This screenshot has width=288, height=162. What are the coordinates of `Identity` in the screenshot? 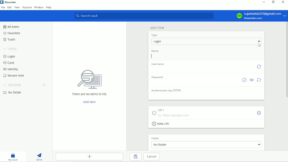 It's located at (11, 69).